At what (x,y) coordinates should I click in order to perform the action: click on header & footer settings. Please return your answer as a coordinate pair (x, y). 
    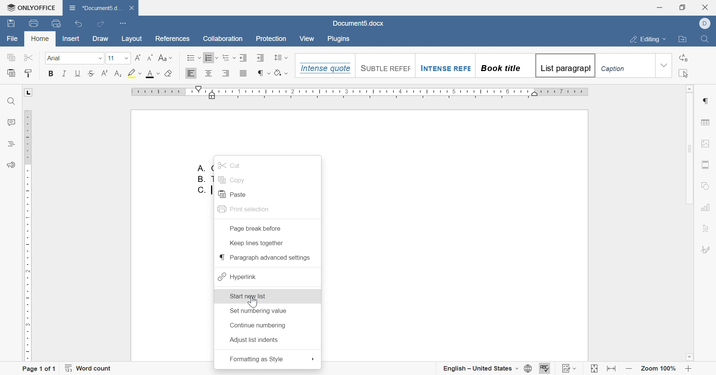
    Looking at the image, I should click on (705, 165).